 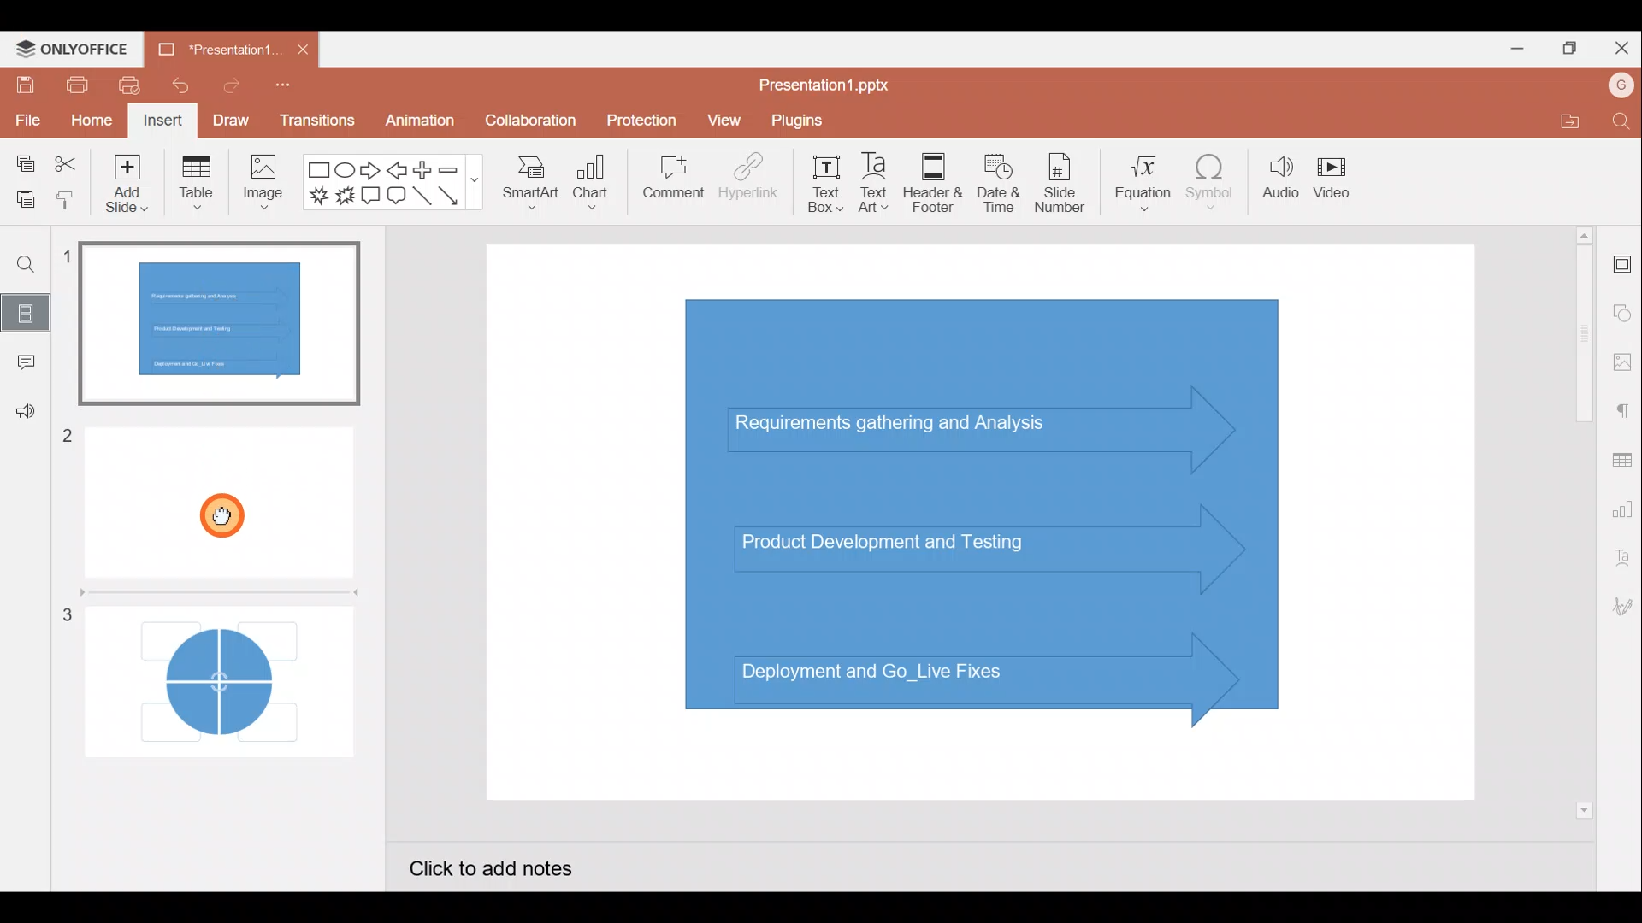 I want to click on Table settings, so click(x=1623, y=460).